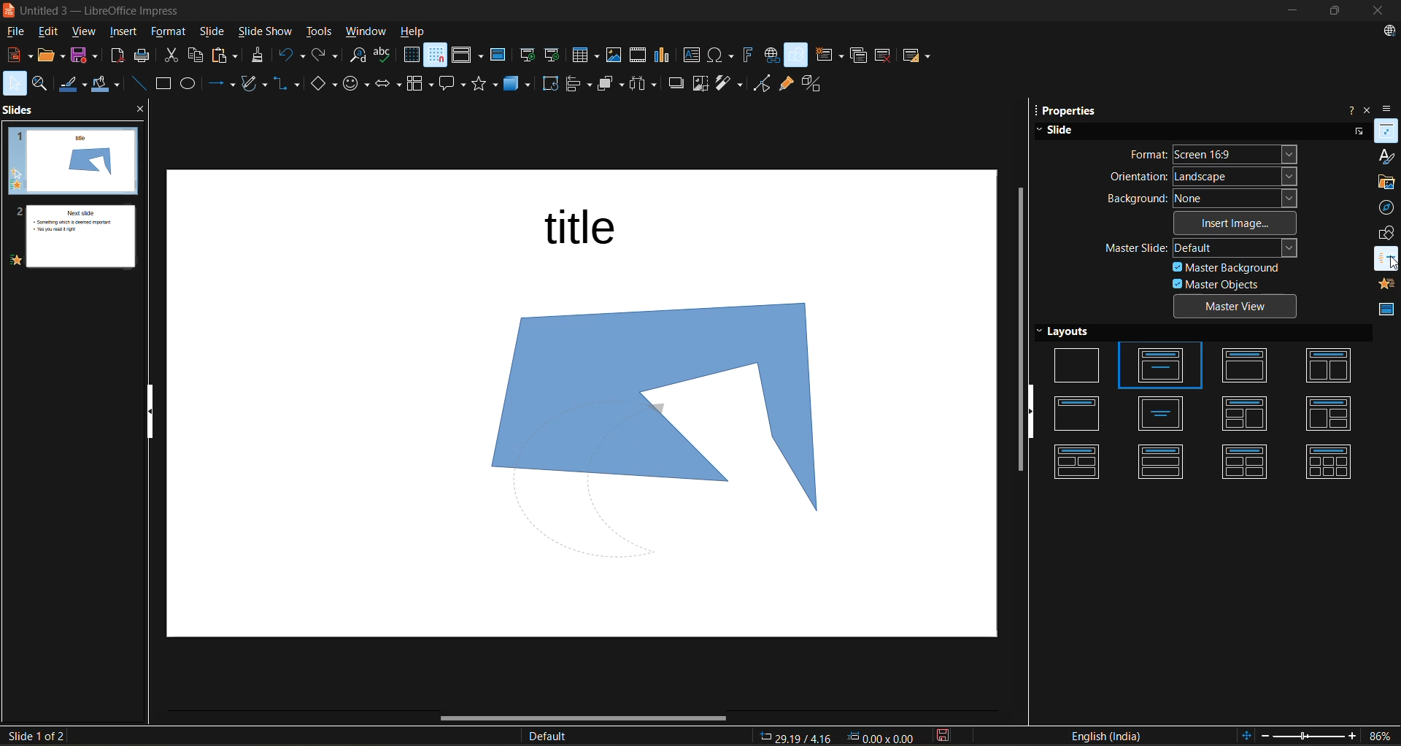 The height and width of the screenshot is (746, 1401). What do you see at coordinates (34, 736) in the screenshot?
I see `slide count` at bounding box center [34, 736].